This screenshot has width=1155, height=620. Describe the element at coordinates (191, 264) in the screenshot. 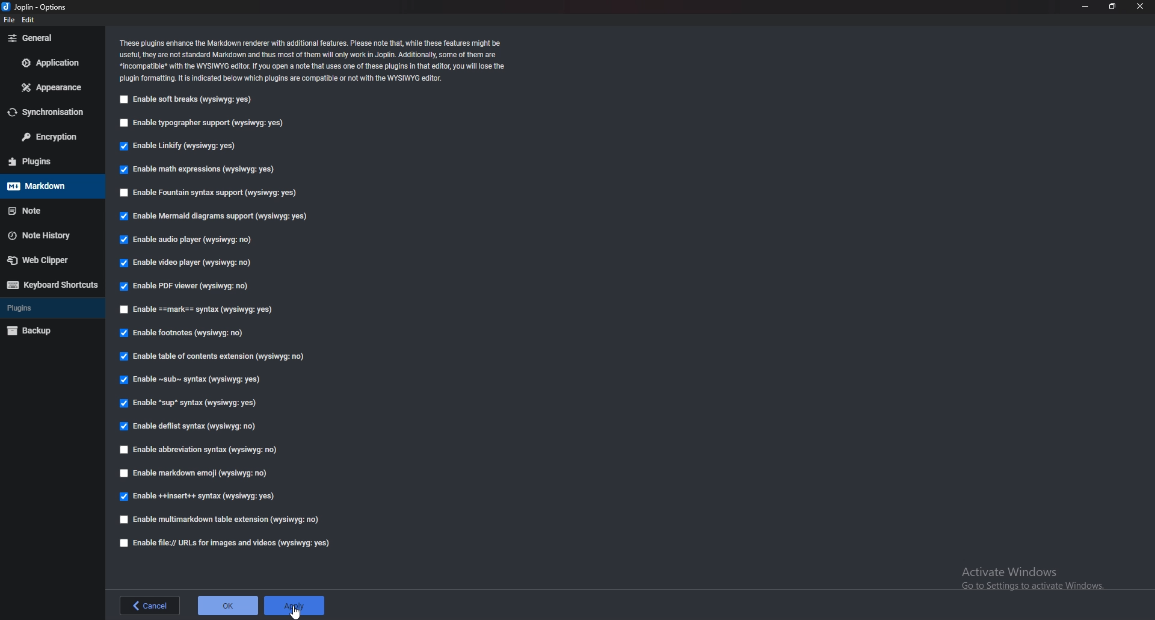

I see `Enable video player` at that location.